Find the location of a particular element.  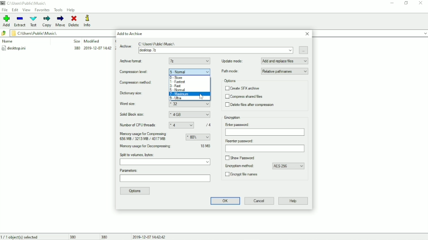

Tools is located at coordinates (58, 10).